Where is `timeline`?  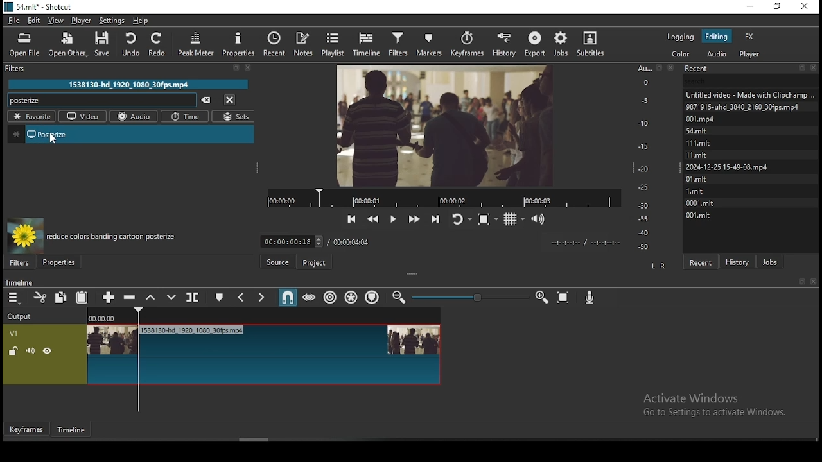
timeline is located at coordinates (74, 431).